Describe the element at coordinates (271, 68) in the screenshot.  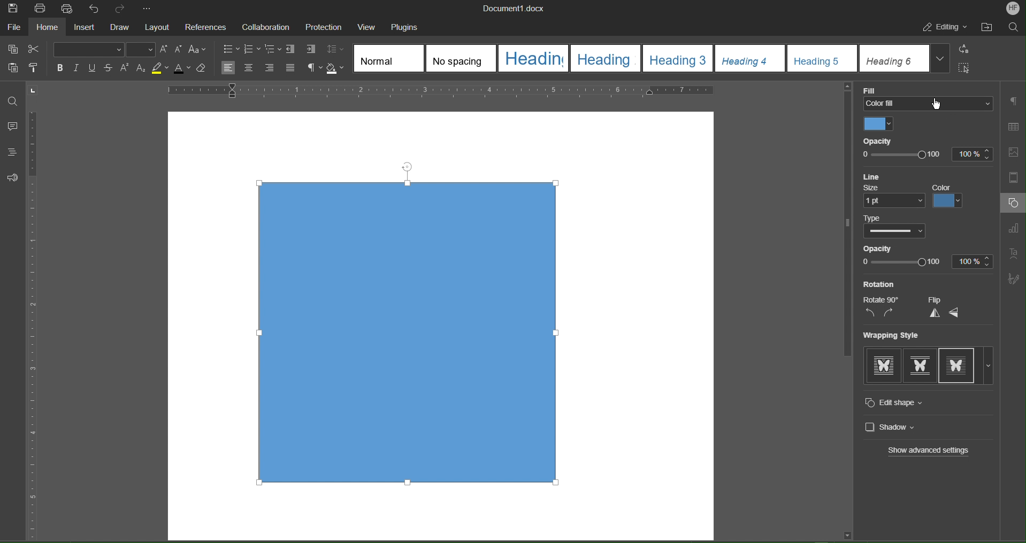
I see `Right Align` at that location.